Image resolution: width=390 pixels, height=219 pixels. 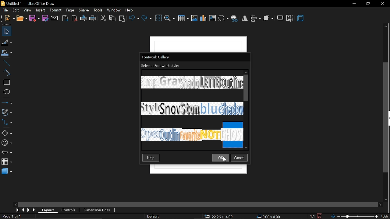 I want to click on curves and polygons, so click(x=7, y=112).